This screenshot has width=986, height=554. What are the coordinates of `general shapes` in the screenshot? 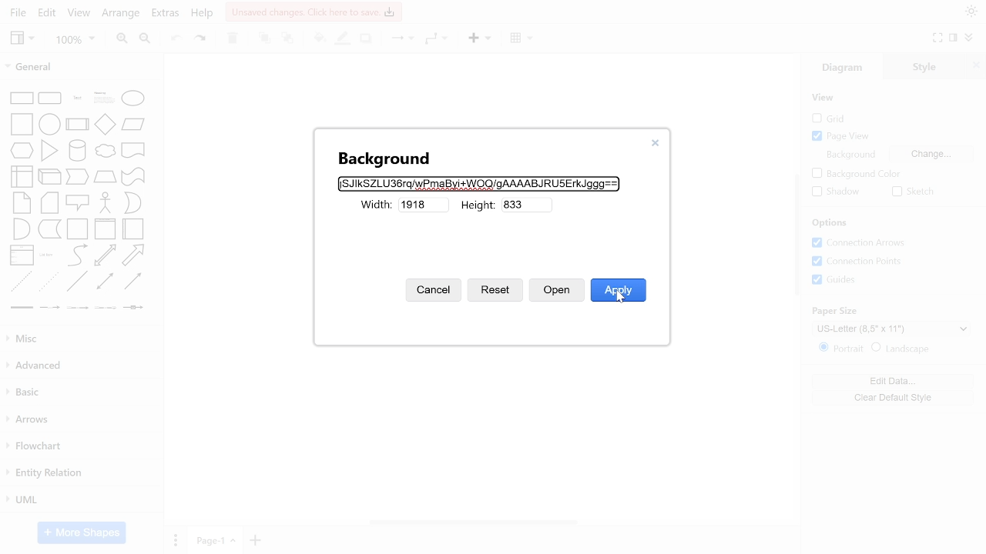 It's located at (133, 203).